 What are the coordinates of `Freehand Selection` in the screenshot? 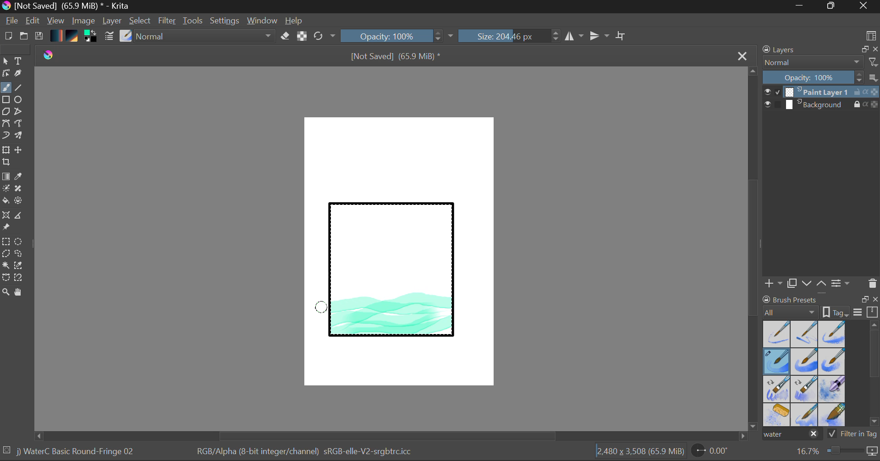 It's located at (19, 255).